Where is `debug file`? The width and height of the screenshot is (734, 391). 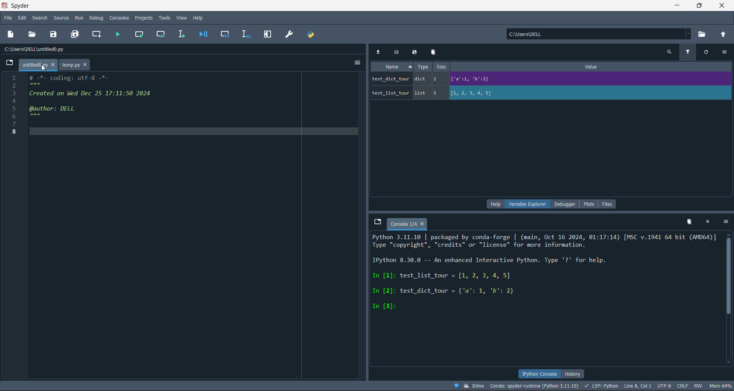
debug file is located at coordinates (203, 34).